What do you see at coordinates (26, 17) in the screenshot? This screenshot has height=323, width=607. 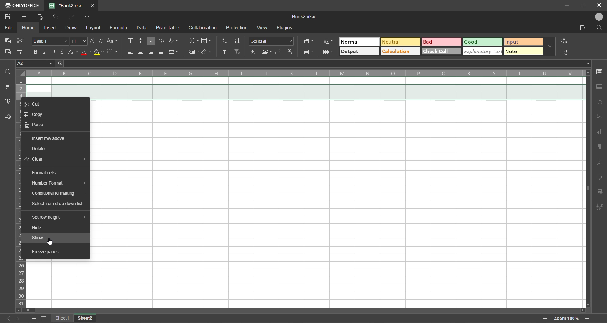 I see `print` at bounding box center [26, 17].